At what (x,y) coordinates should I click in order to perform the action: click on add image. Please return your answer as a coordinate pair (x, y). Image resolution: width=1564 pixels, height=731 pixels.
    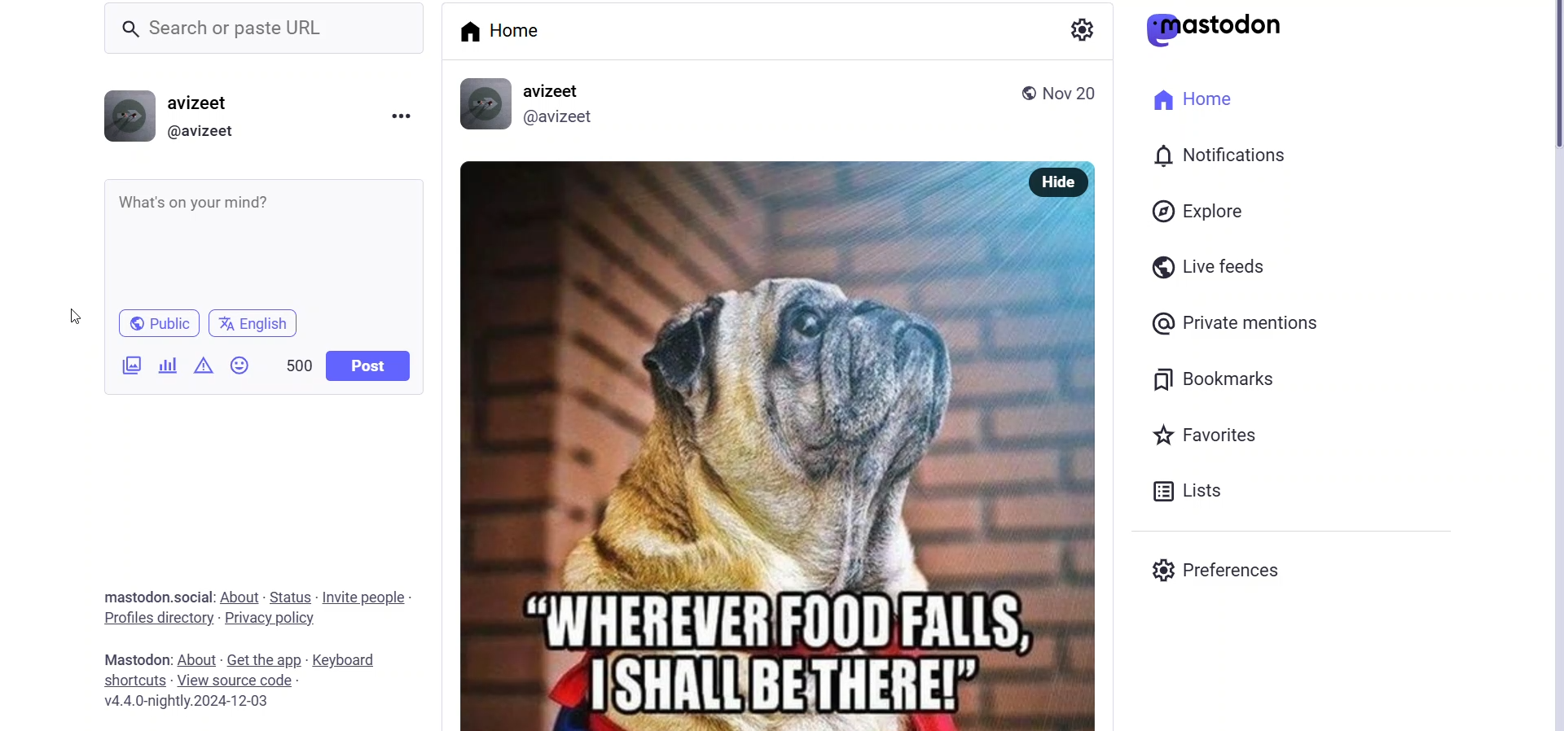
    Looking at the image, I should click on (130, 367).